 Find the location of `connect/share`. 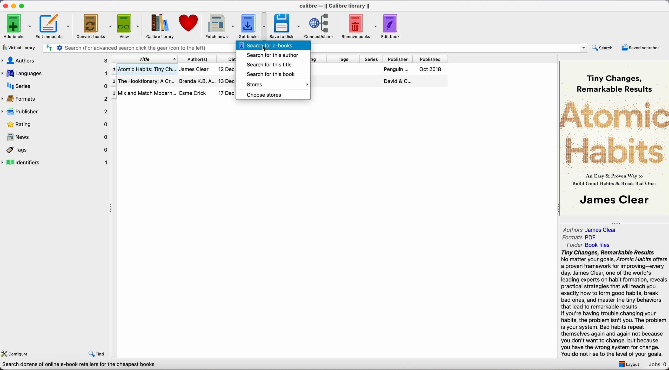

connect/share is located at coordinates (321, 26).